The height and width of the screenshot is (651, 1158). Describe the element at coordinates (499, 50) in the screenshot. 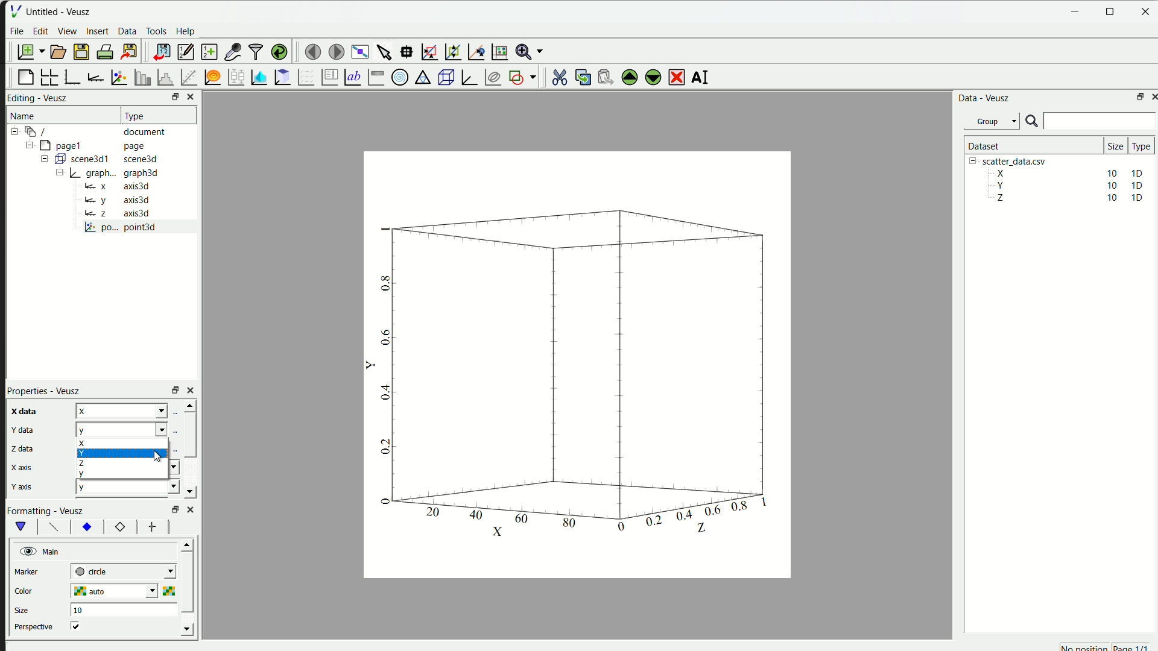

I see `Reset graph axes` at that location.